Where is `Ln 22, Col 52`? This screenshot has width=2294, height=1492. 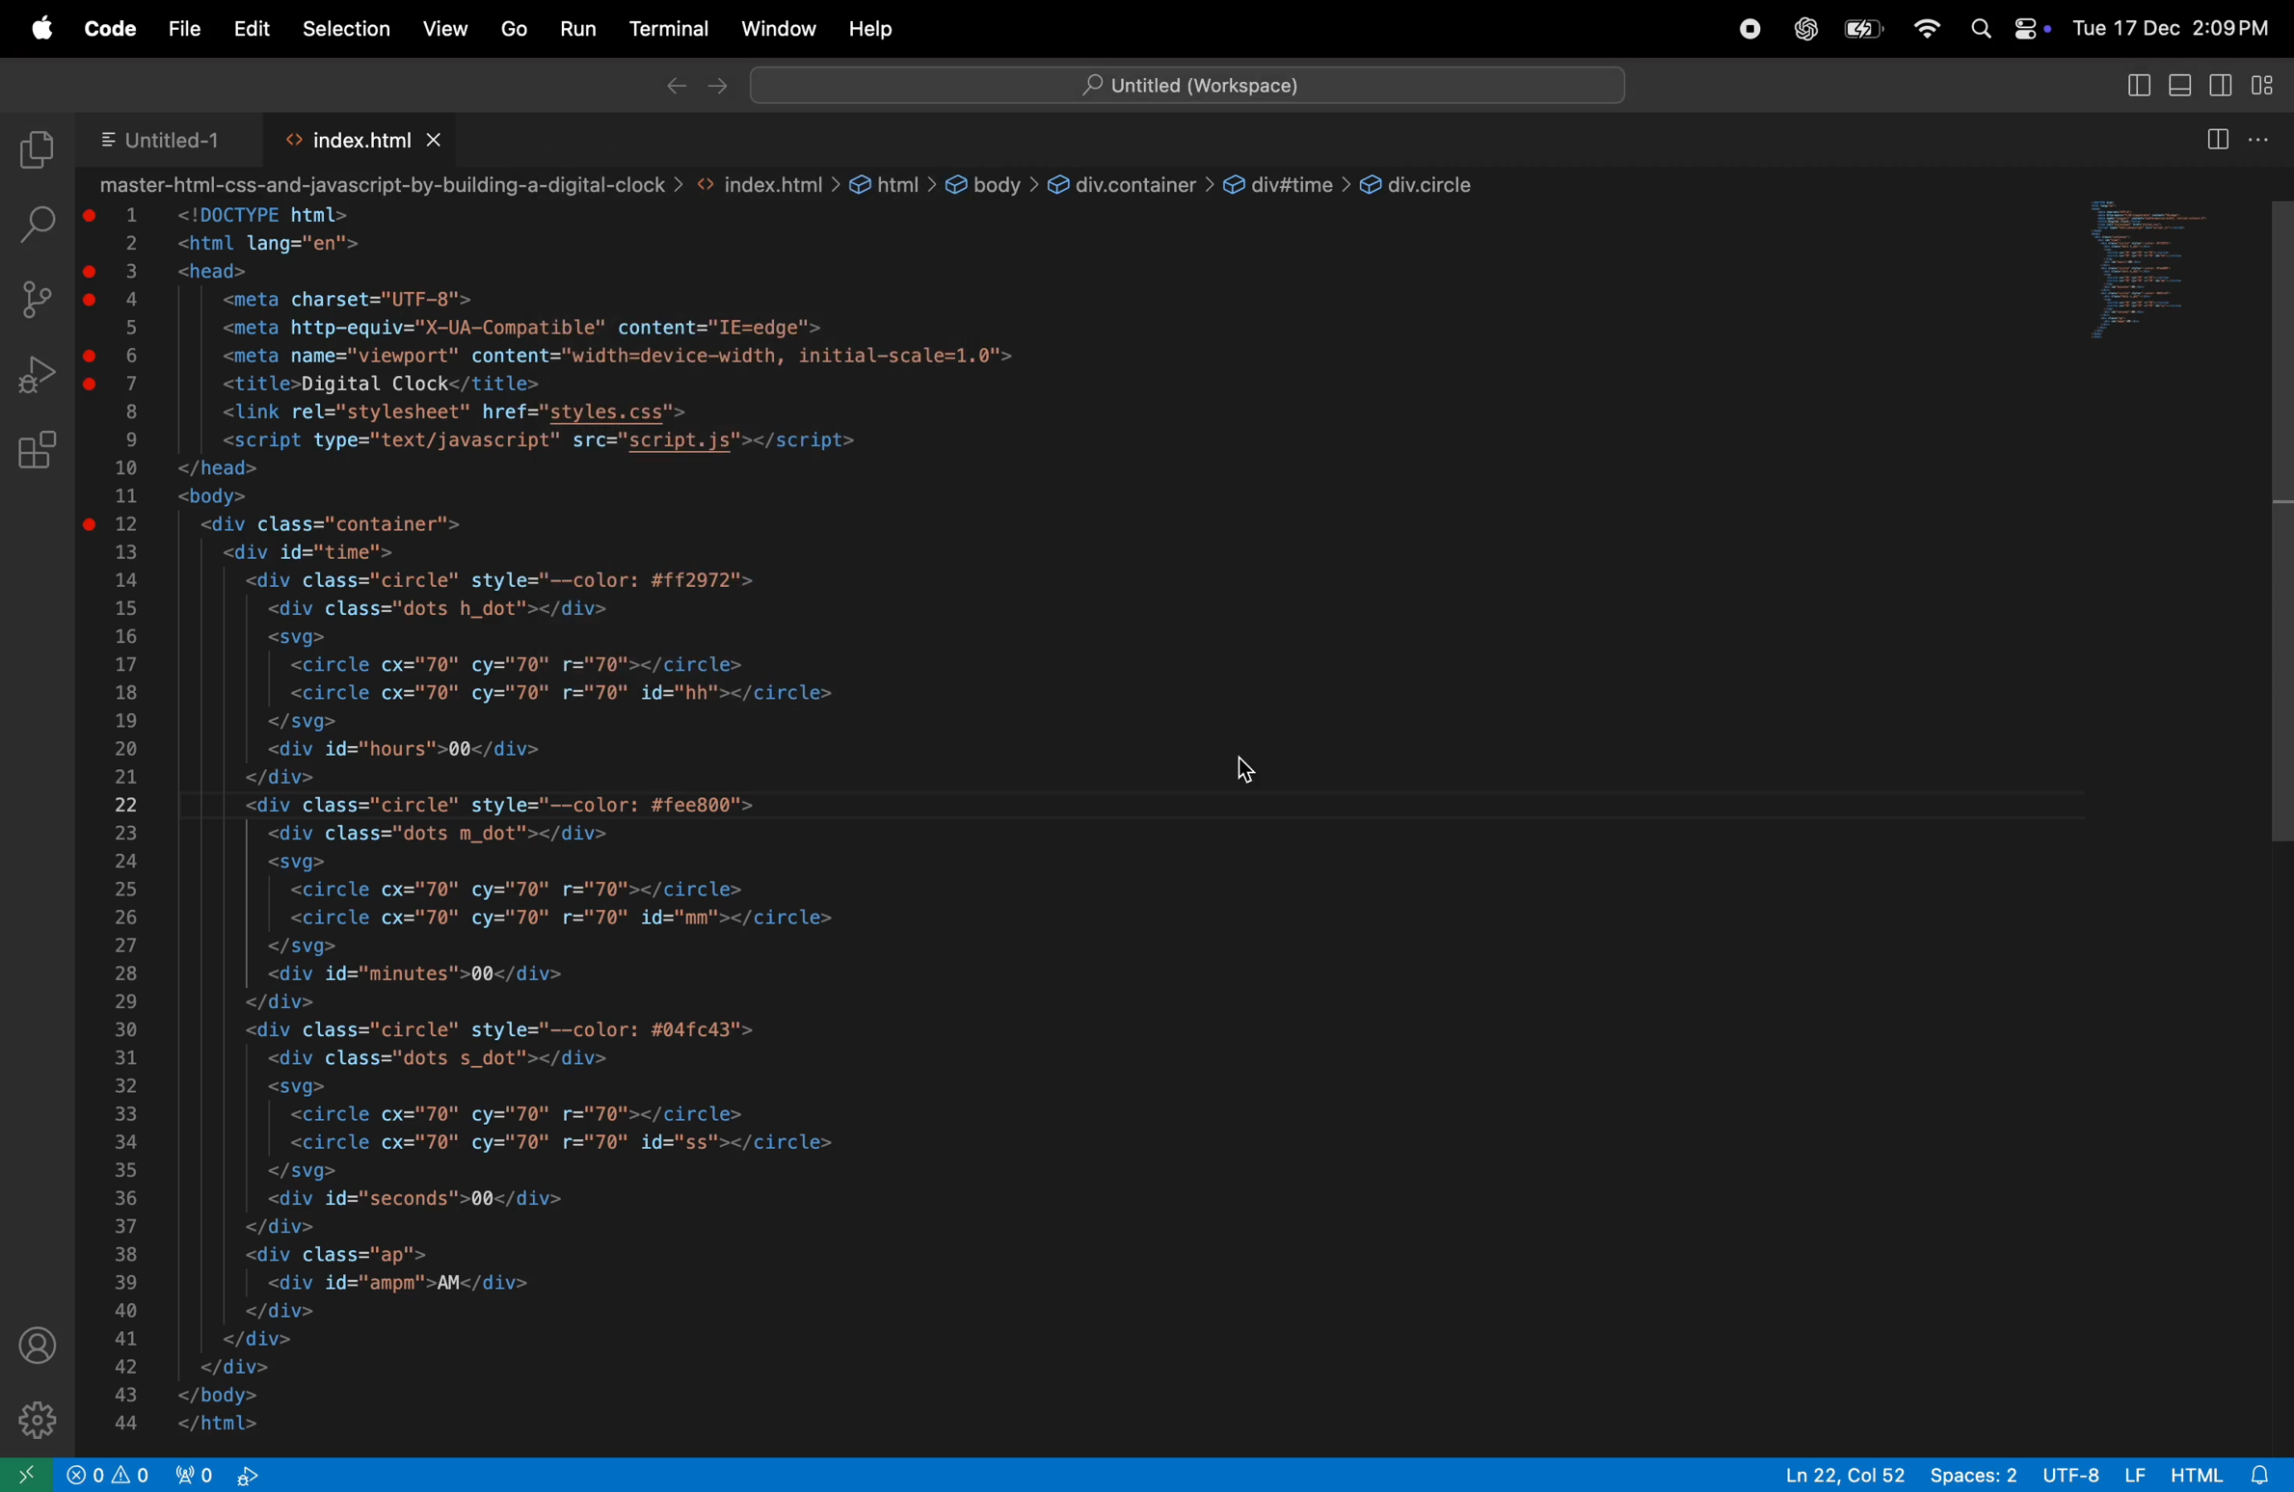
Ln 22, Col 52 is located at coordinates (1837, 1473).